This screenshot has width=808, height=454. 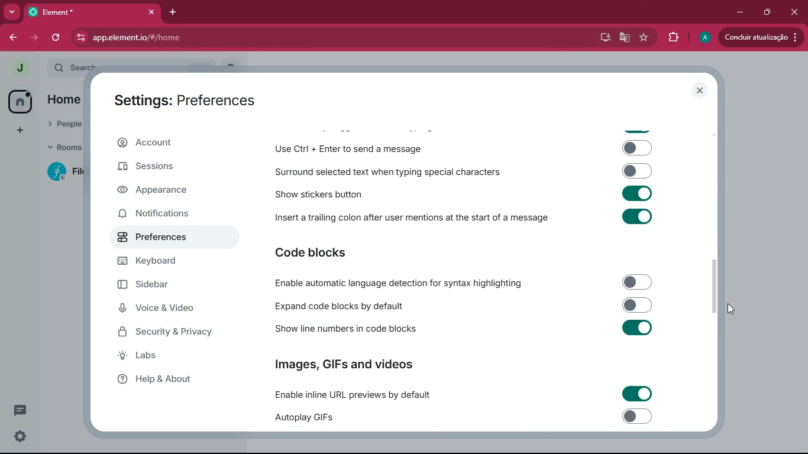 What do you see at coordinates (70, 173) in the screenshot?
I see `filecoin lotus implementation ` at bounding box center [70, 173].